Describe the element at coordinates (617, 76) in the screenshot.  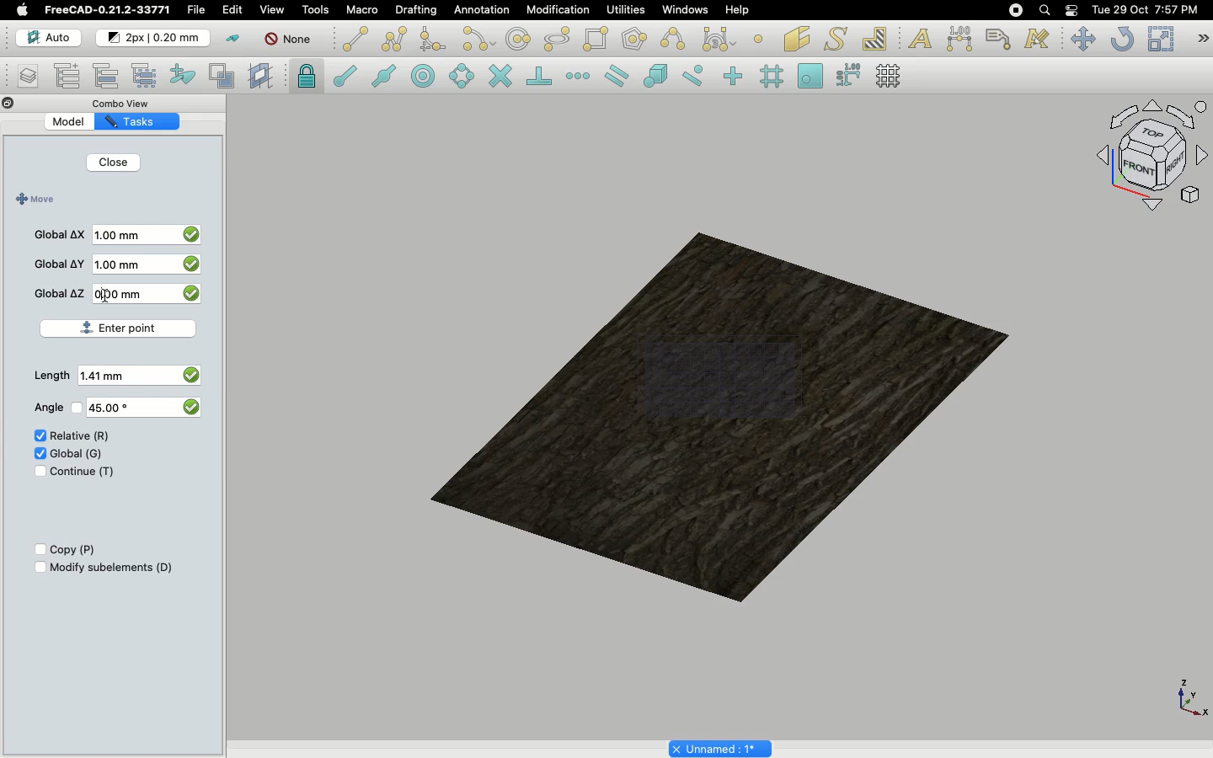
I see `Snap parallel` at that location.